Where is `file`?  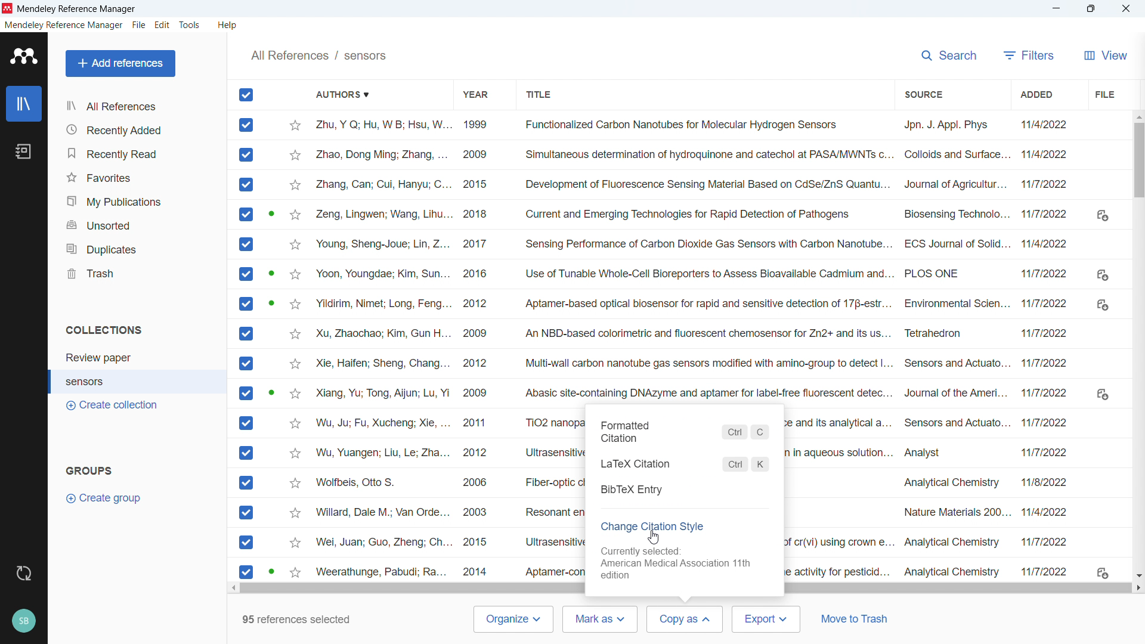
file is located at coordinates (139, 26).